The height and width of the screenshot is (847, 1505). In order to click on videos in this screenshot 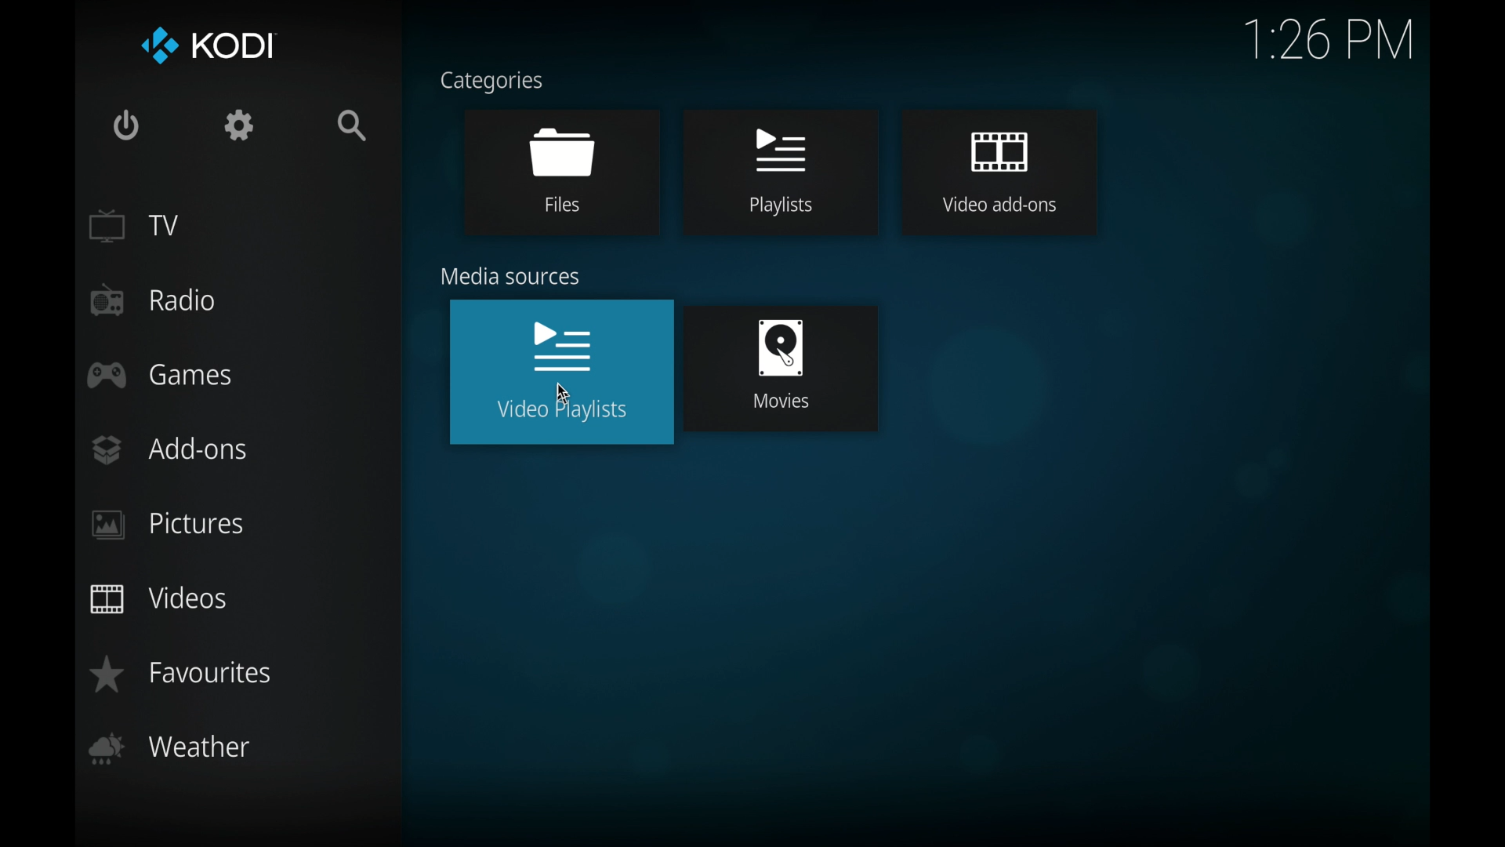, I will do `click(240, 598)`.